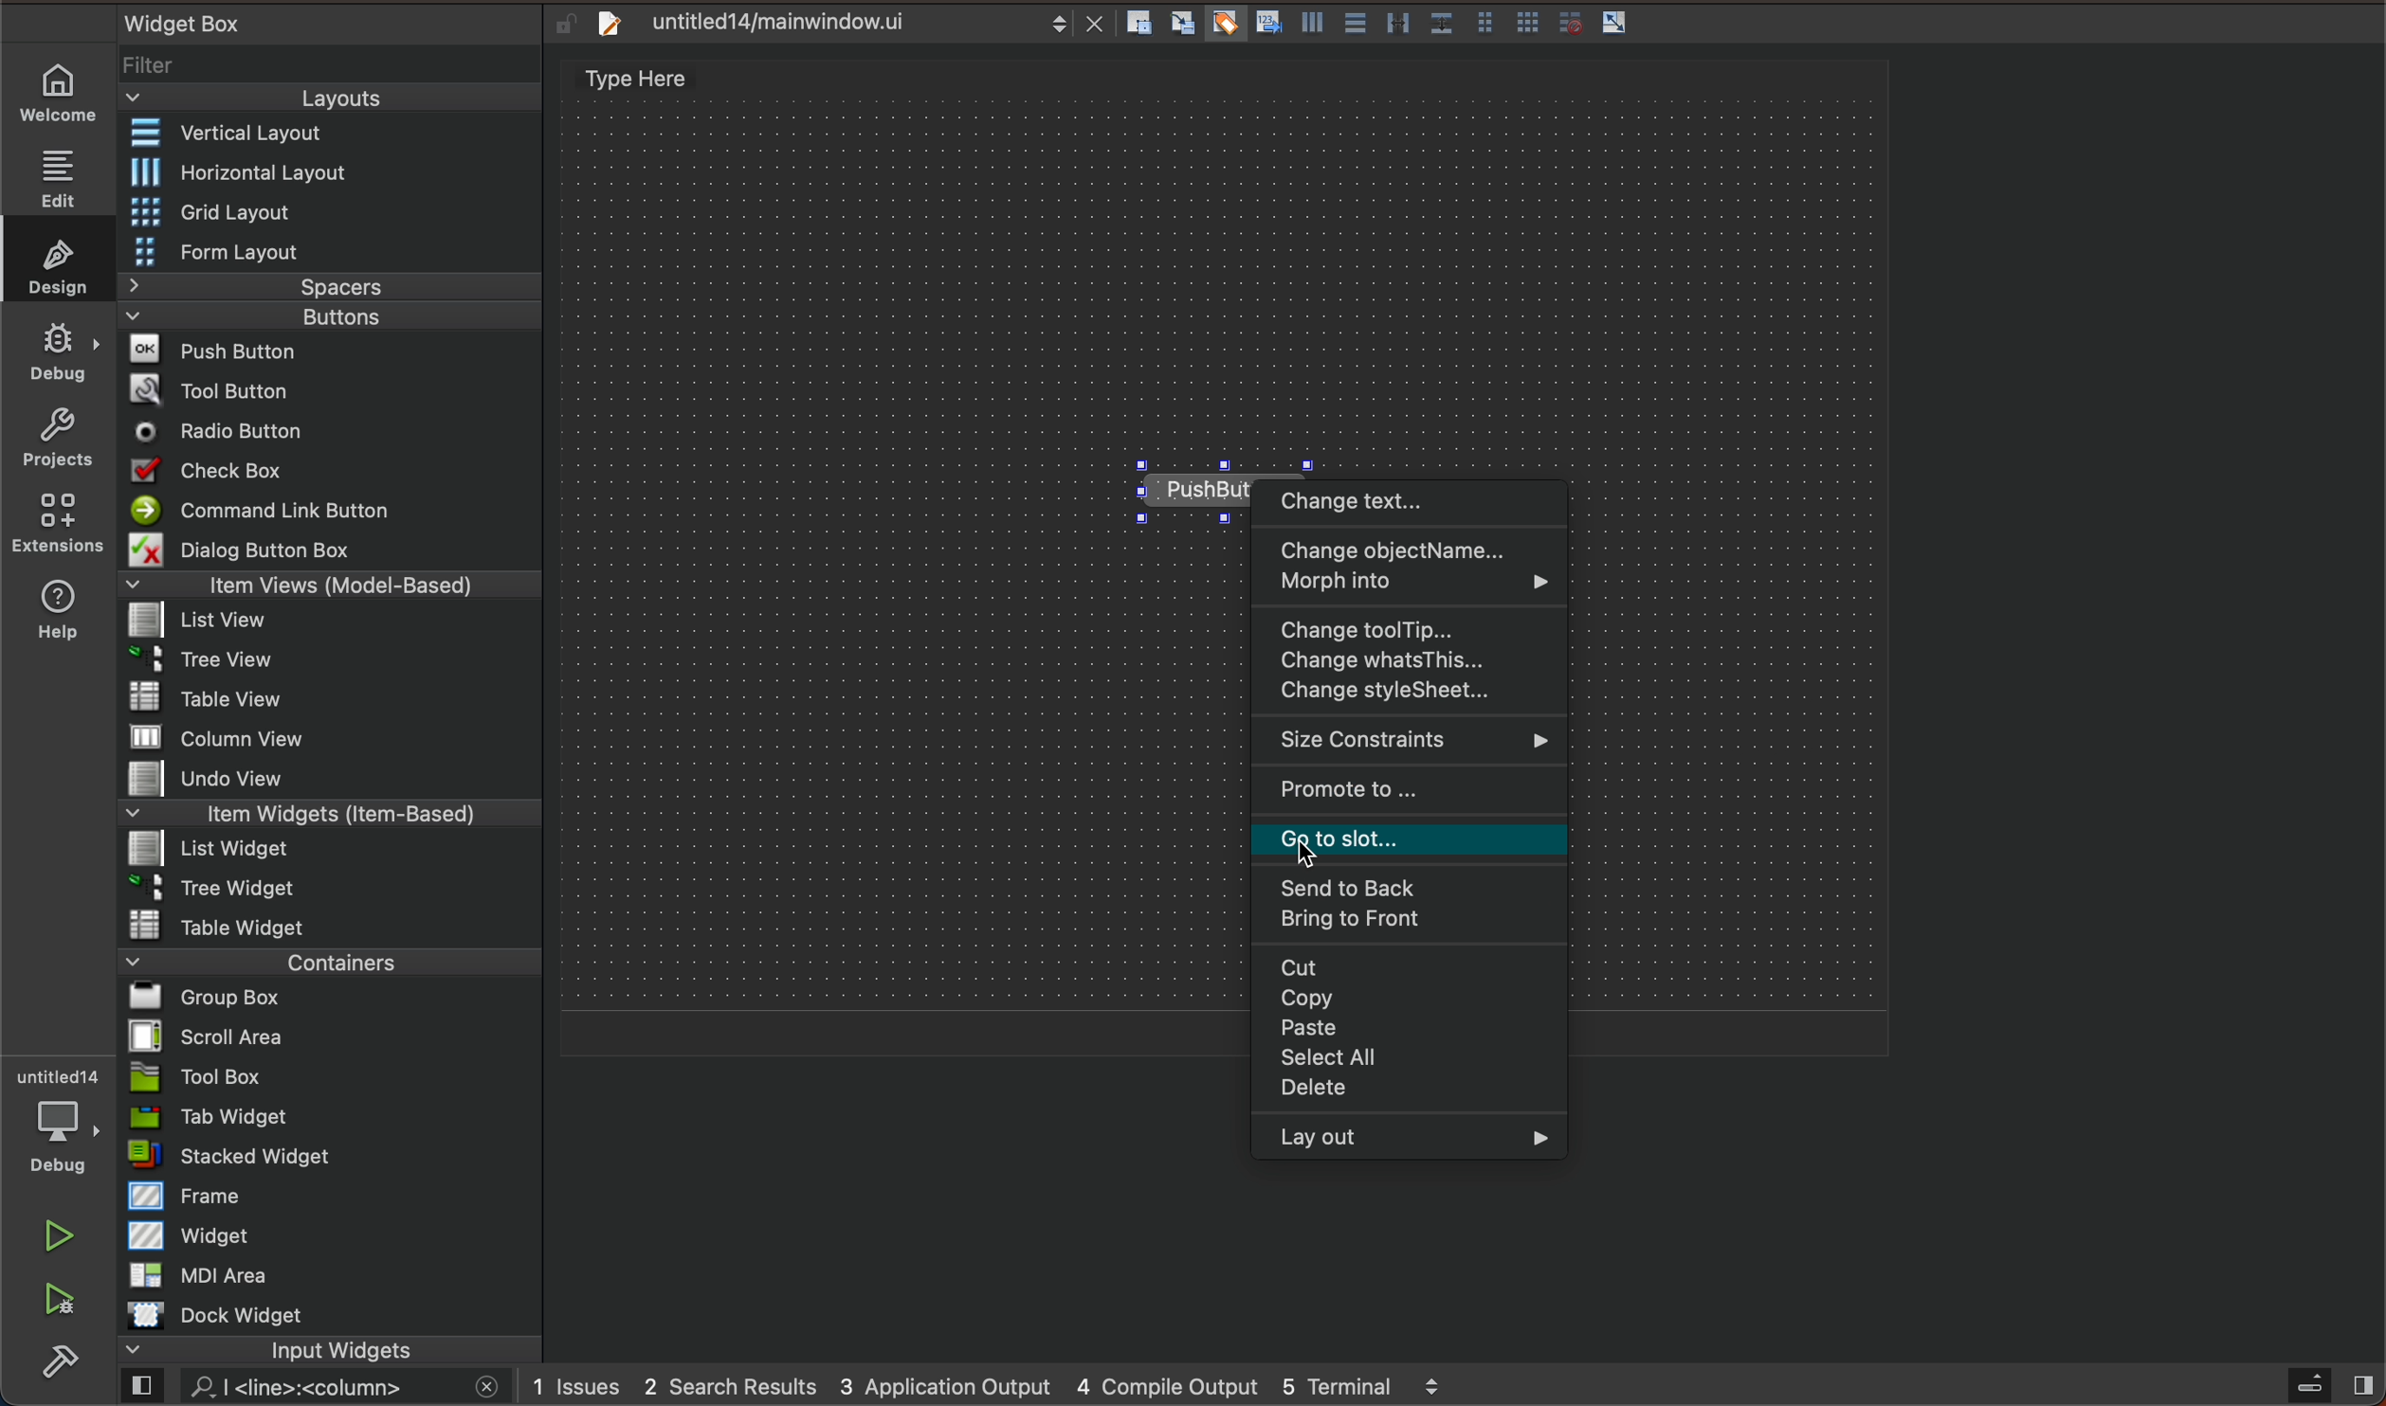 Image resolution: width=2386 pixels, height=1406 pixels. I want to click on vertical layout, so click(332, 136).